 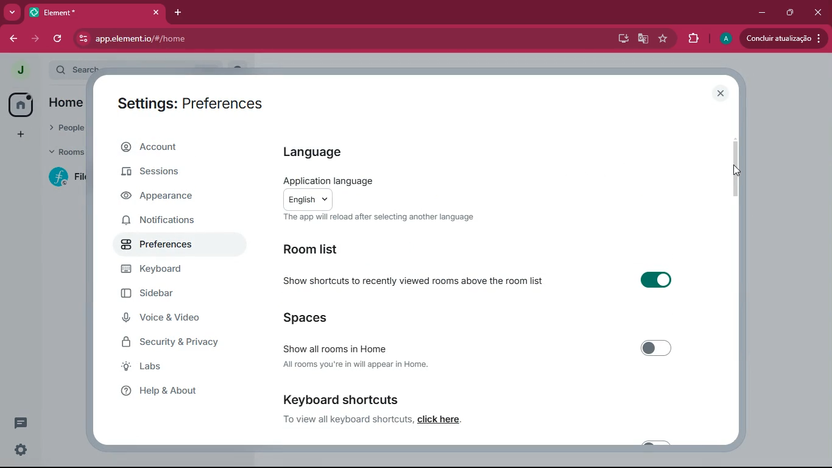 I want to click on profile picture, so click(x=18, y=69).